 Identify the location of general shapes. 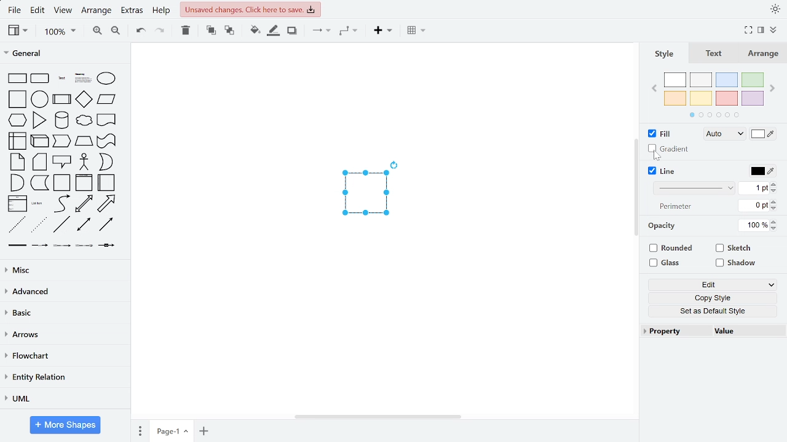
(39, 203).